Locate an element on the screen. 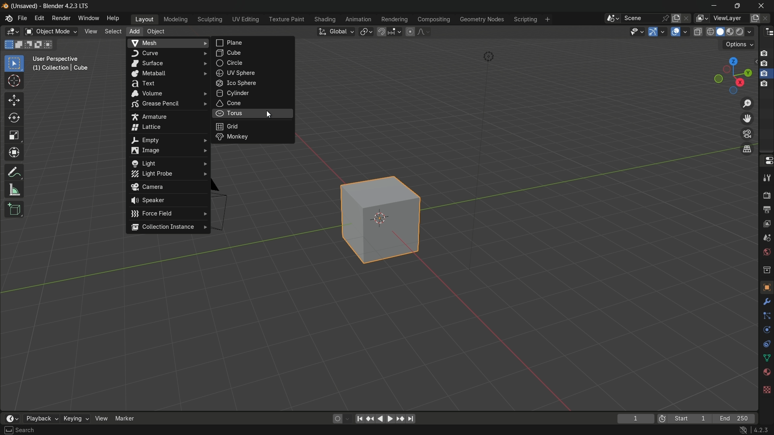  Start 1 is located at coordinates (692, 419).